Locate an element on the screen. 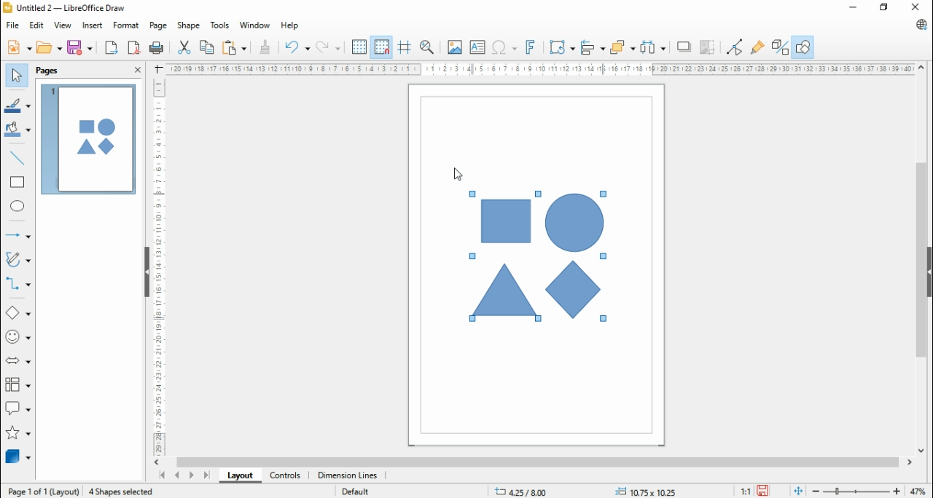 The height and width of the screenshot is (498, 933). 4 shapes selected is located at coordinates (122, 491).